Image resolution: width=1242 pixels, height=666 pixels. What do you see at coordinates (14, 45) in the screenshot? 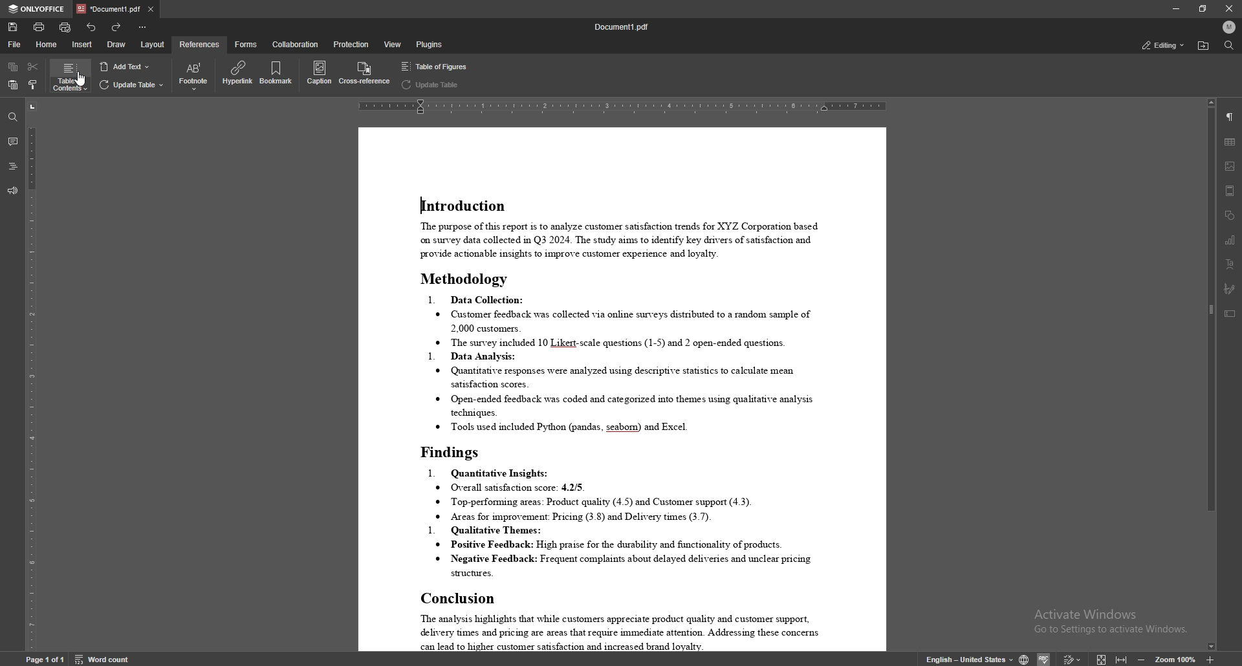
I see `file` at bounding box center [14, 45].